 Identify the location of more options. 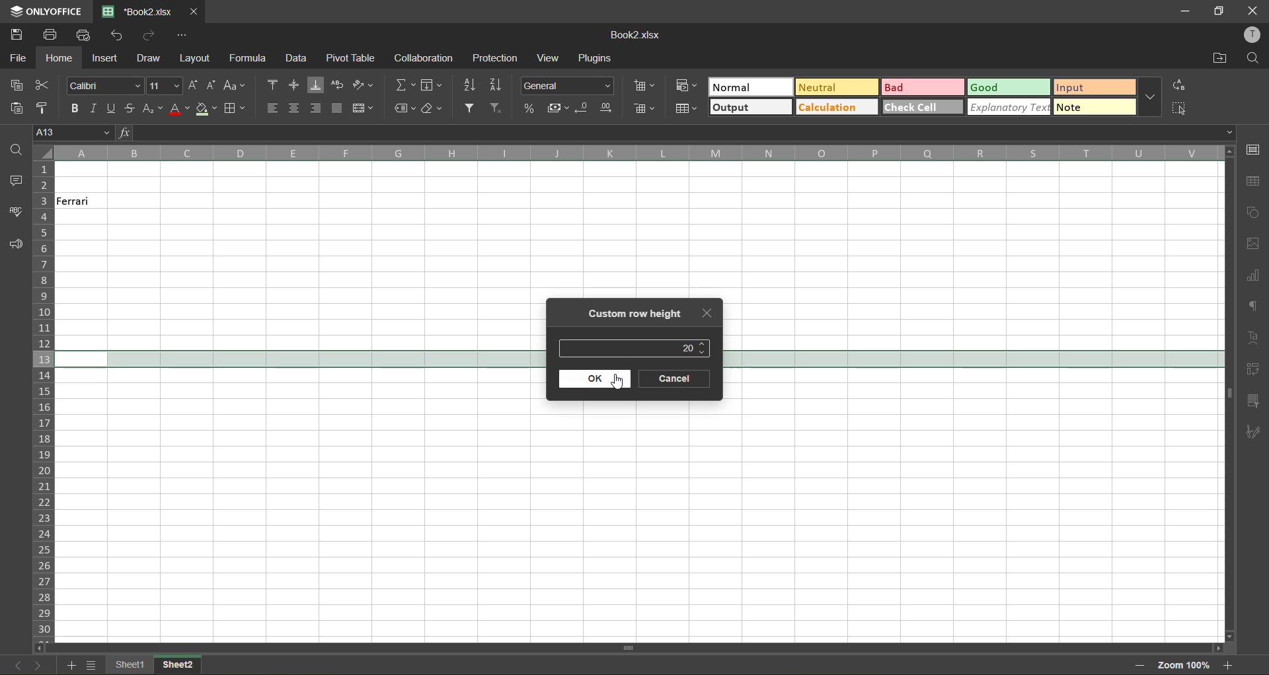
(1151, 97).